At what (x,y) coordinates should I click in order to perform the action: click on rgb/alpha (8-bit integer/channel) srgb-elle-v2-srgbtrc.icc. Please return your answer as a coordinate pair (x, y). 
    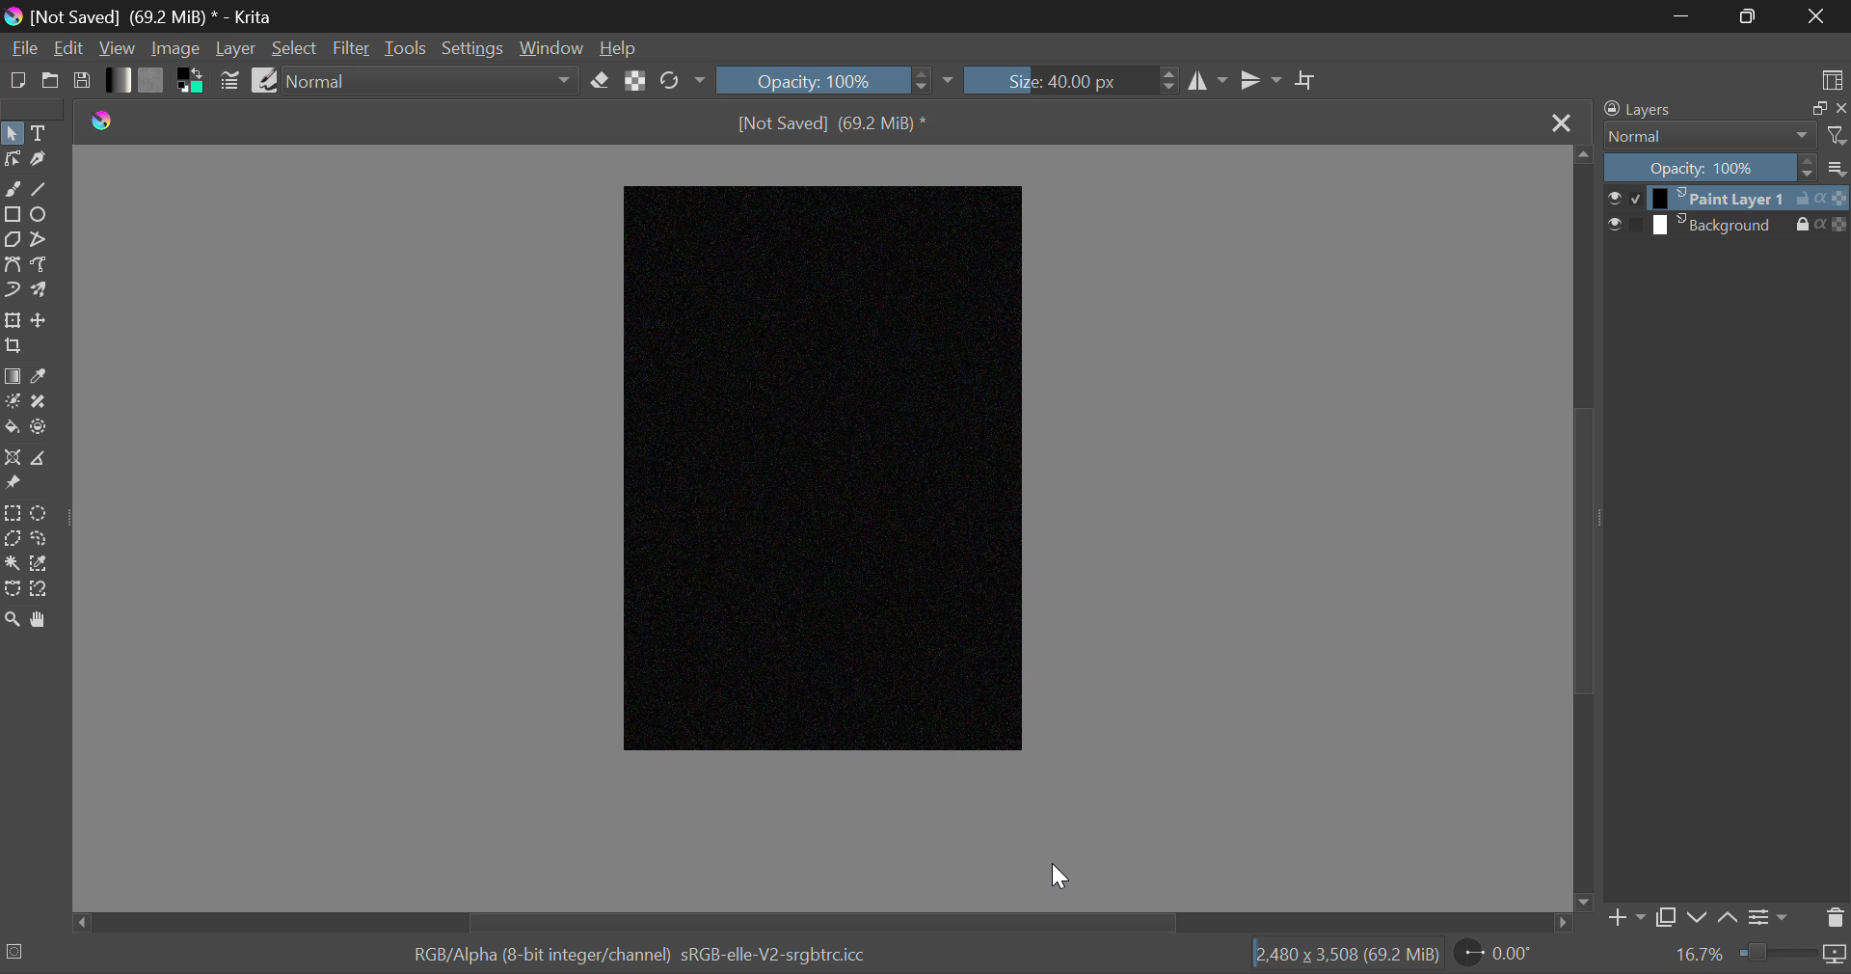
    Looking at the image, I should click on (650, 957).